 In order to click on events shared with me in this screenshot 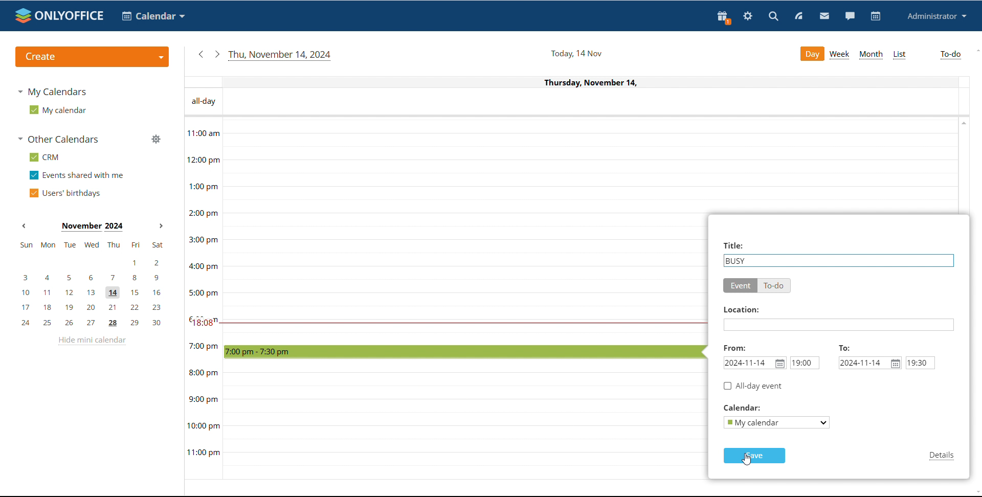, I will do `click(76, 176)`.